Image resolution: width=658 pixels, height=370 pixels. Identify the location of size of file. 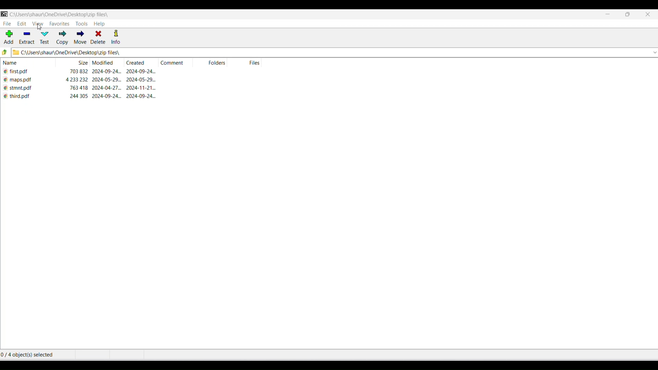
(78, 88).